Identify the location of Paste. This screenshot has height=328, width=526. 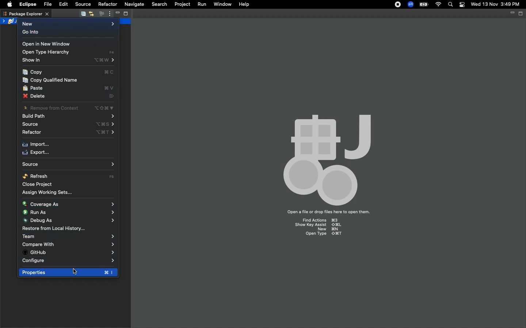
(68, 88).